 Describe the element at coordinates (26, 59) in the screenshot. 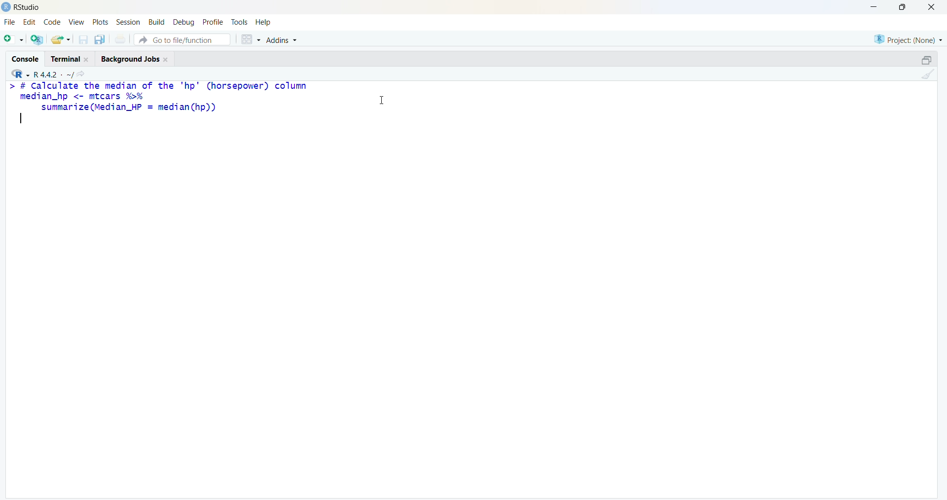

I see `console` at that location.